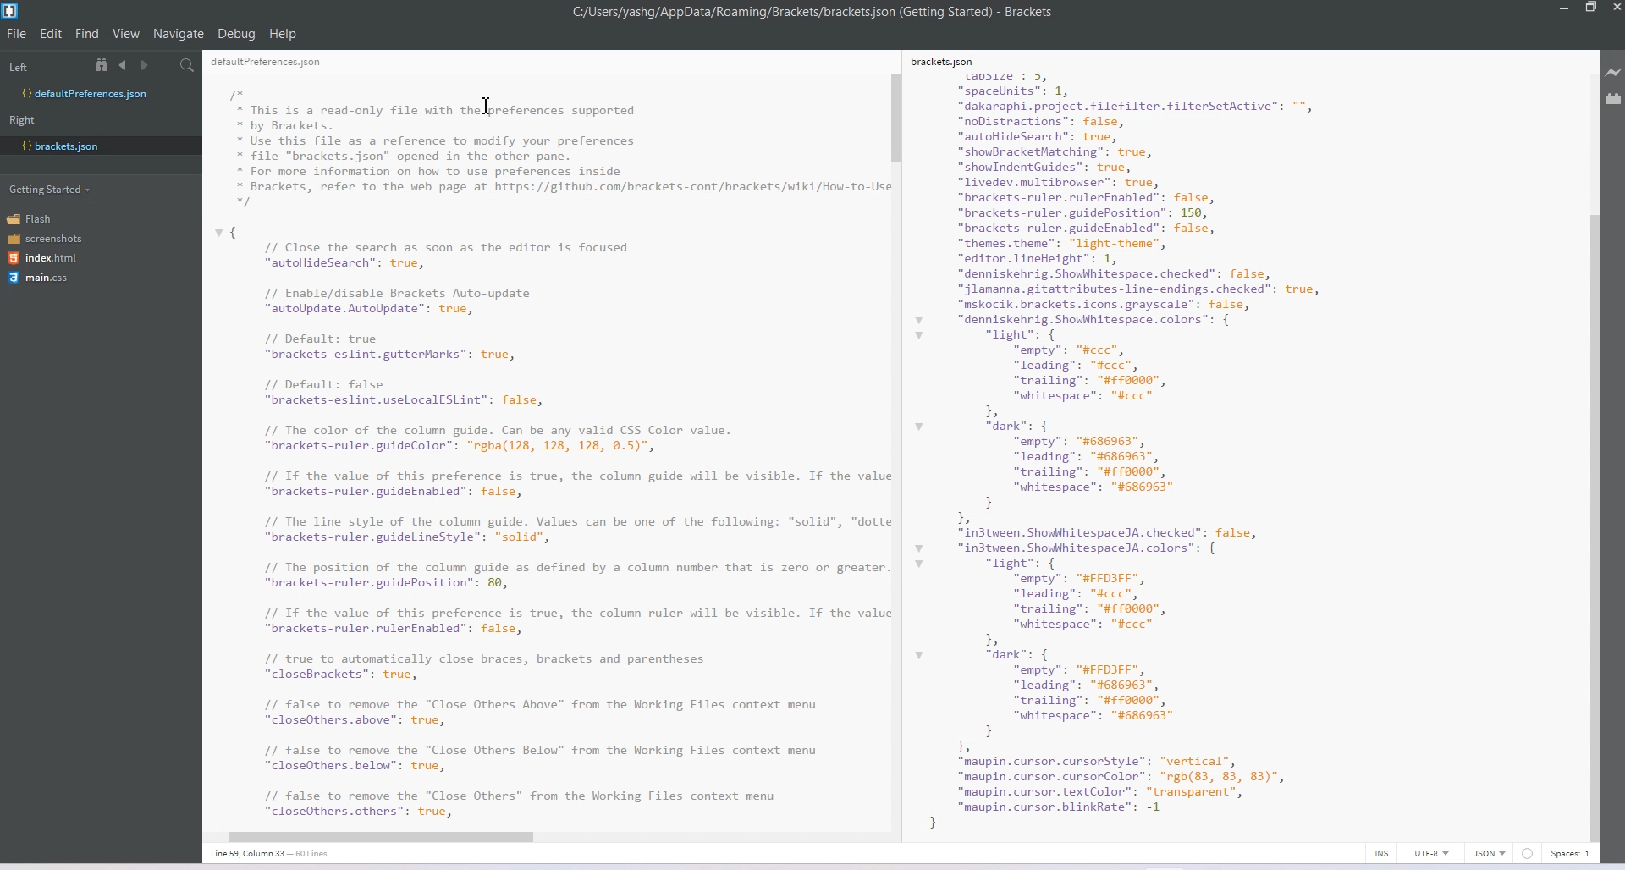 The image size is (1625, 870). I want to click on View, so click(127, 33).